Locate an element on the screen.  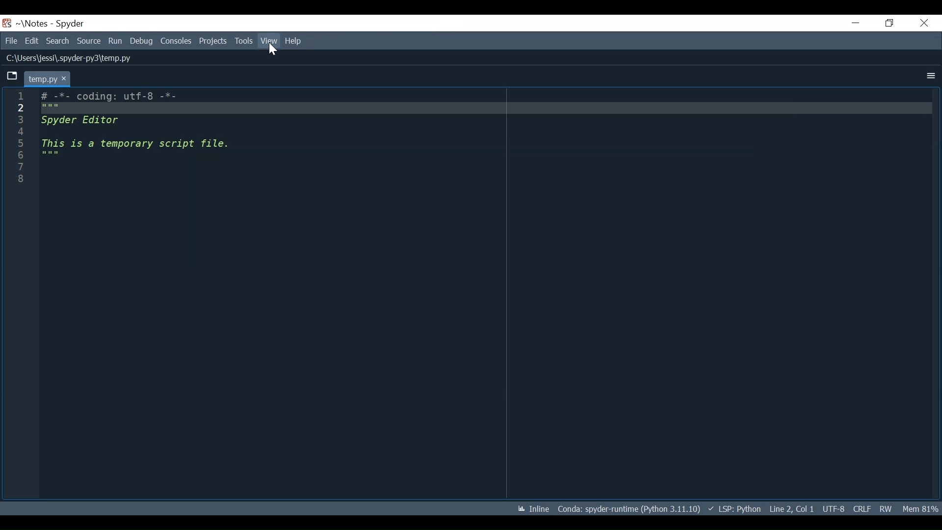
Help is located at coordinates (294, 40).